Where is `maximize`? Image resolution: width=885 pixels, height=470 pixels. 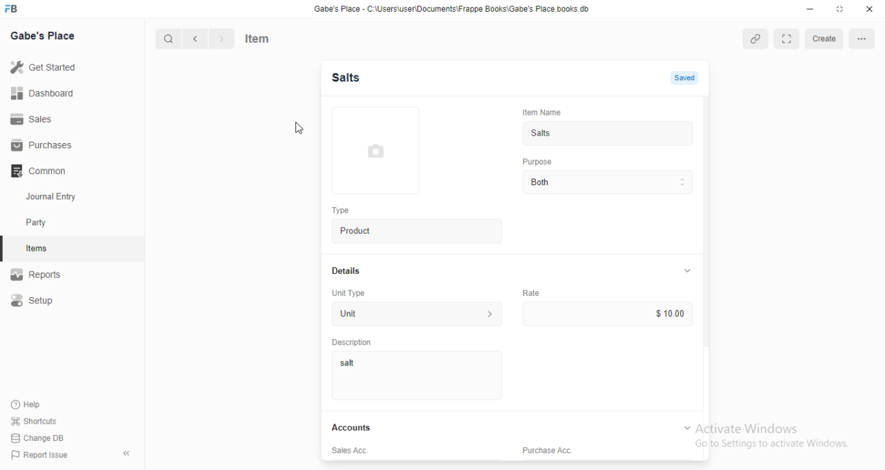
maximize is located at coordinates (841, 10).